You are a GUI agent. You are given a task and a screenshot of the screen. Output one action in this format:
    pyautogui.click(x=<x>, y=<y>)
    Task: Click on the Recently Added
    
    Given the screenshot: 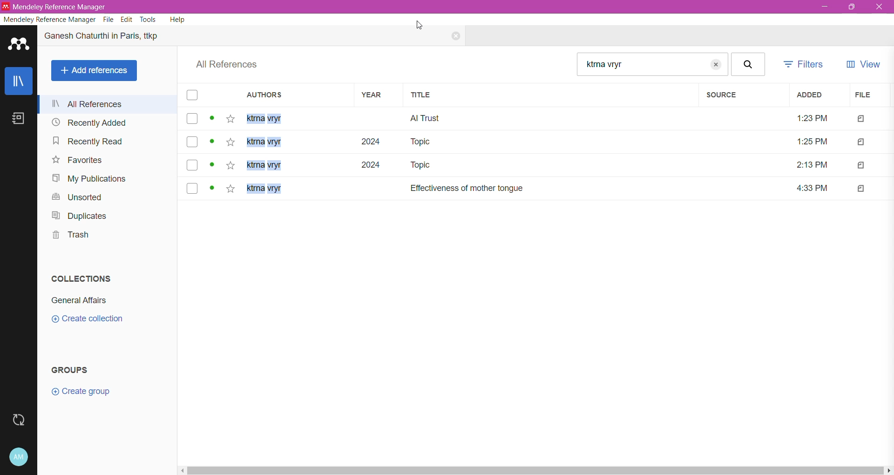 What is the action you would take?
    pyautogui.click(x=88, y=122)
    